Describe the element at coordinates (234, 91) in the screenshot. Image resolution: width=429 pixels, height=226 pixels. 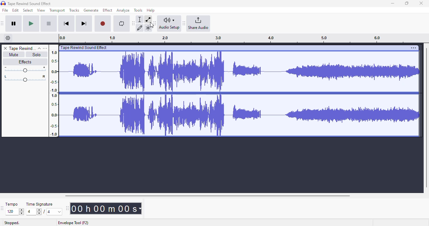
I see `audio track` at that location.